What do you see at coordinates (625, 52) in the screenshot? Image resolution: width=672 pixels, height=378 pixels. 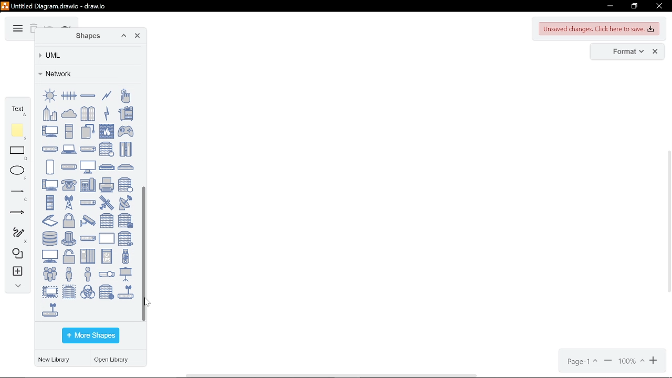 I see `format` at bounding box center [625, 52].